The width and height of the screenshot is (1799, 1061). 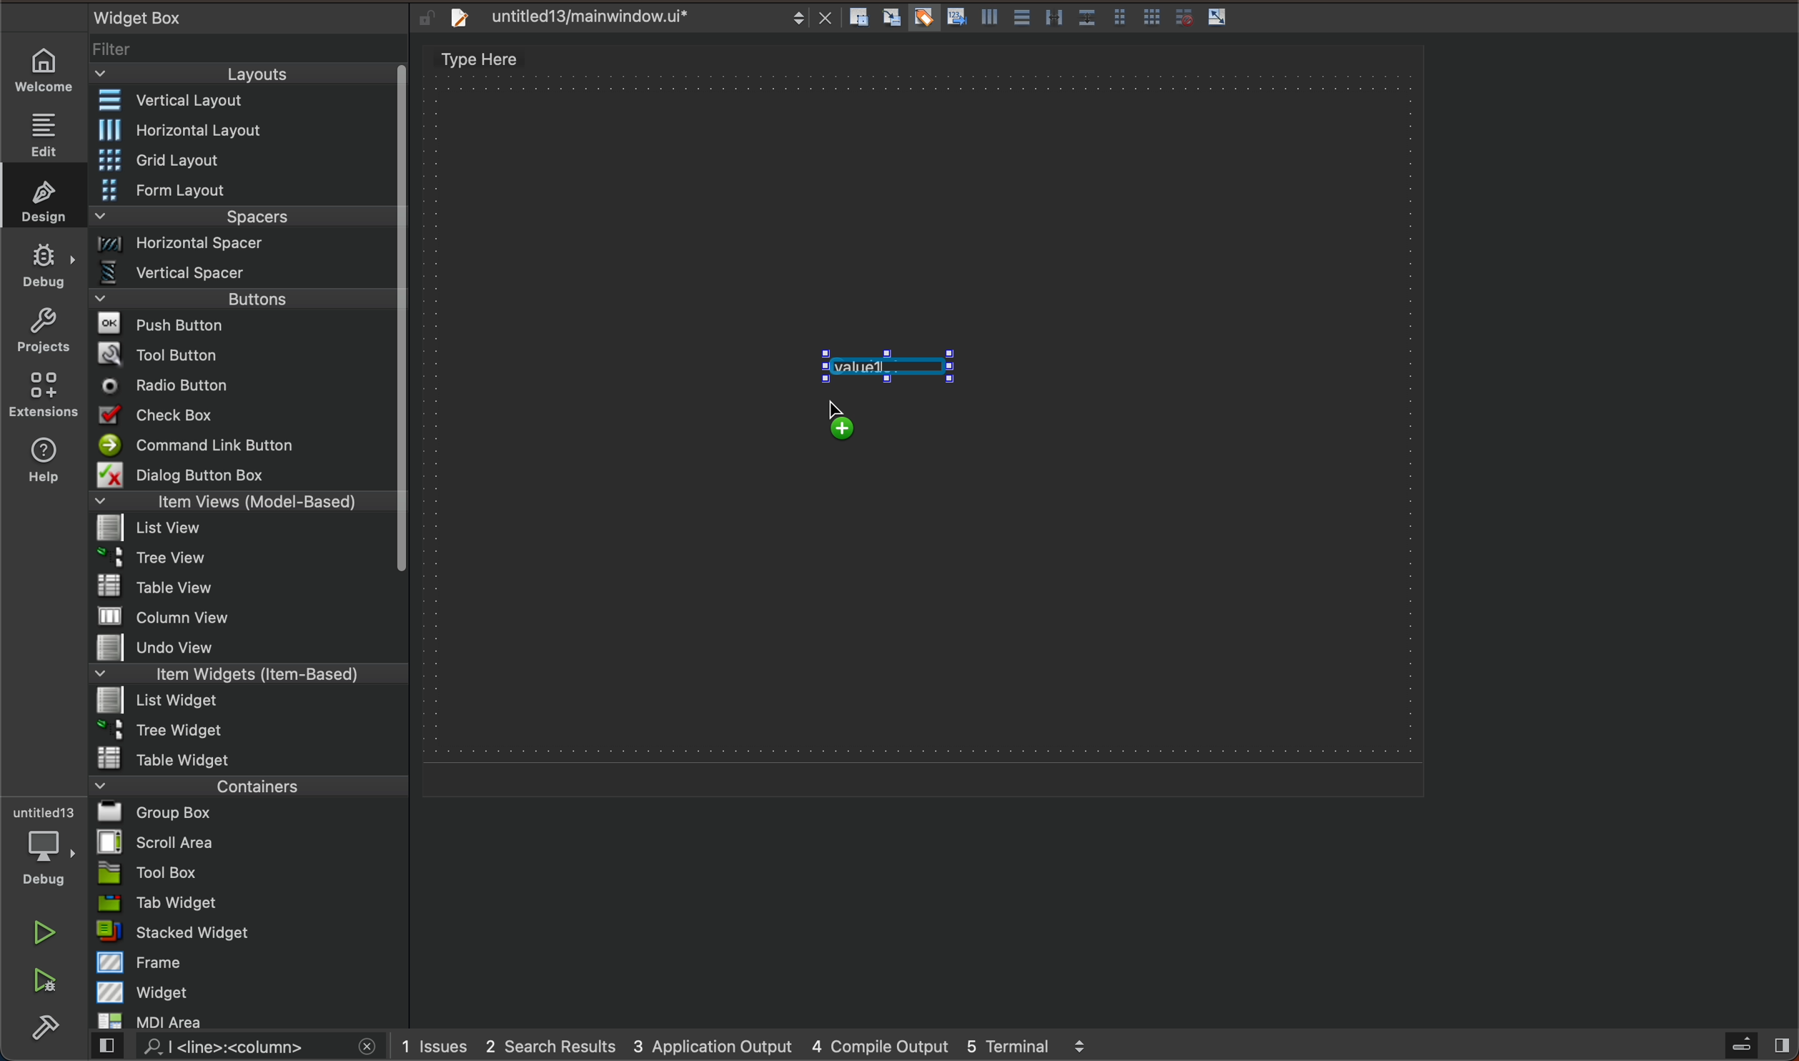 What do you see at coordinates (39, 196) in the screenshot?
I see `design` at bounding box center [39, 196].